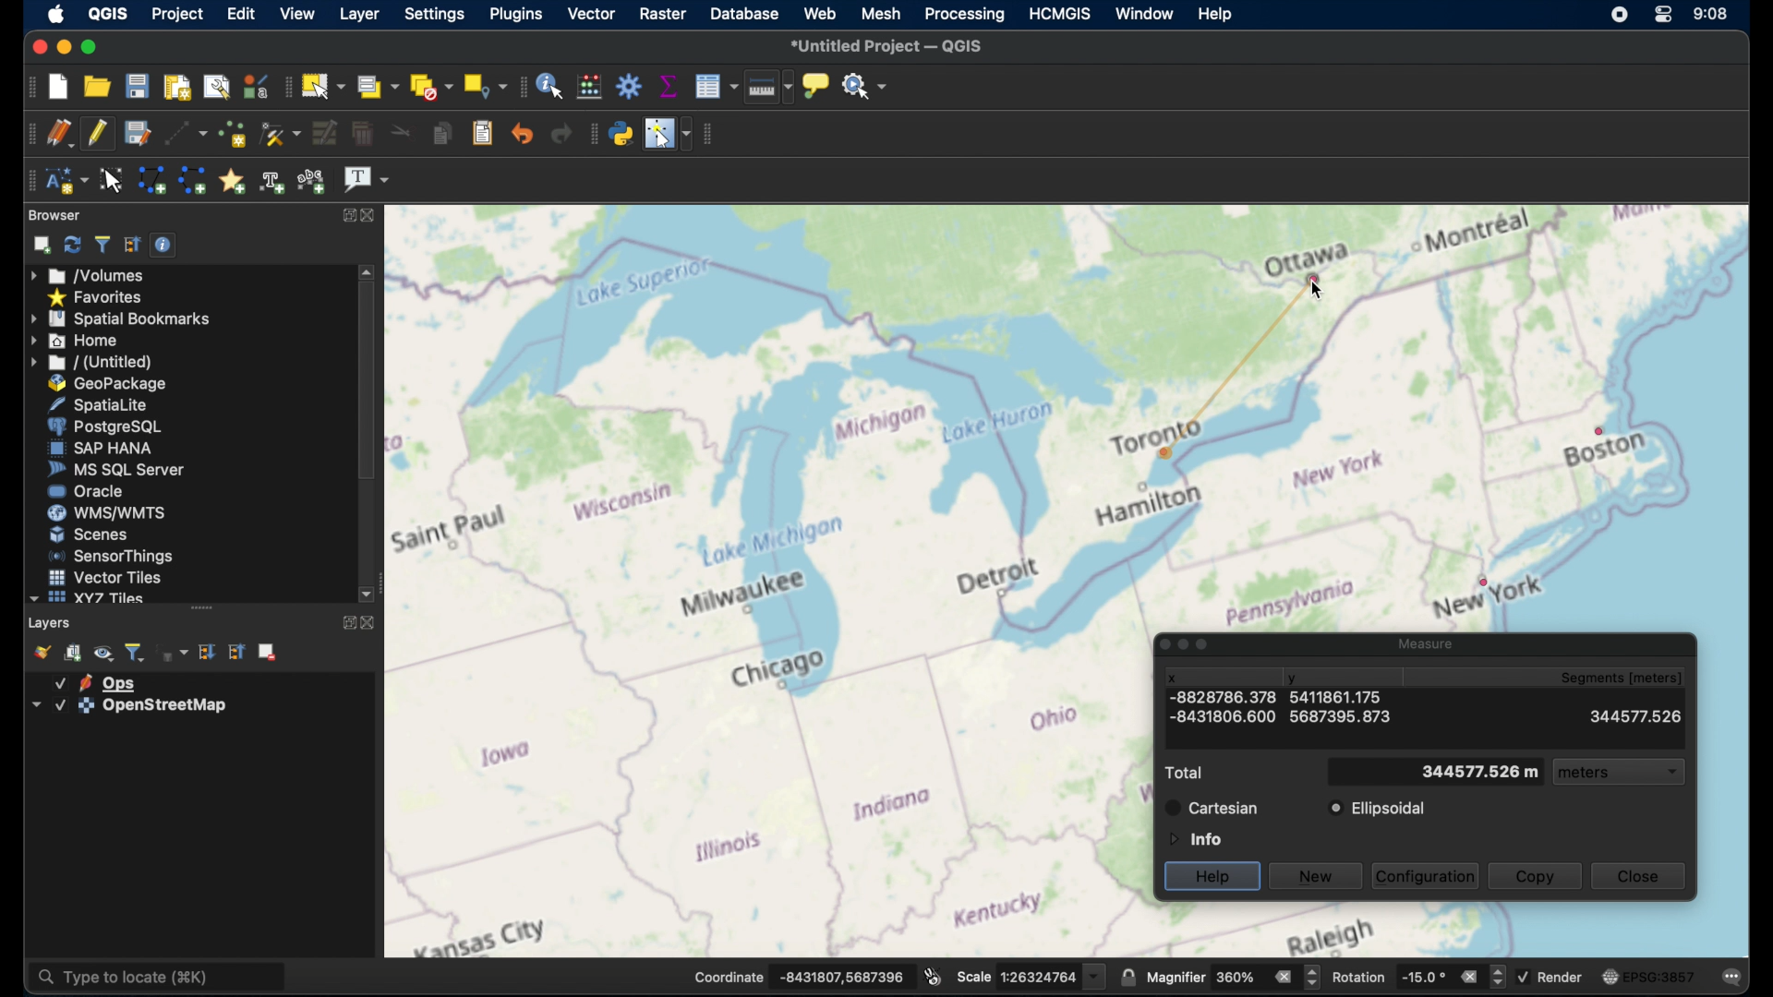 The height and width of the screenshot is (997, 1773). I want to click on layers, so click(52, 622).